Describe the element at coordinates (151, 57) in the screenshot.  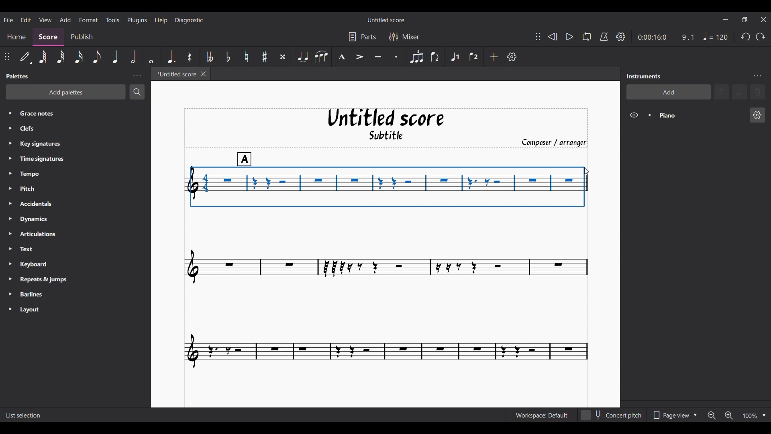
I see `Whole note` at that location.